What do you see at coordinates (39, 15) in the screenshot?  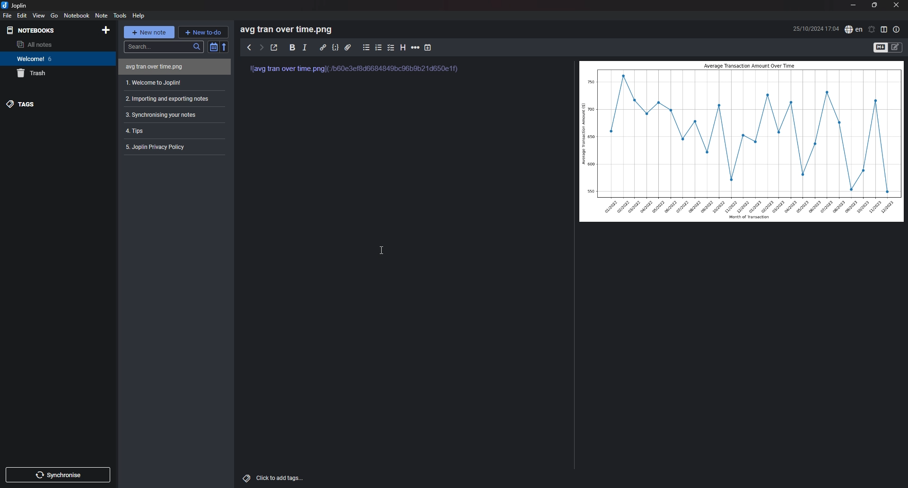 I see `view` at bounding box center [39, 15].